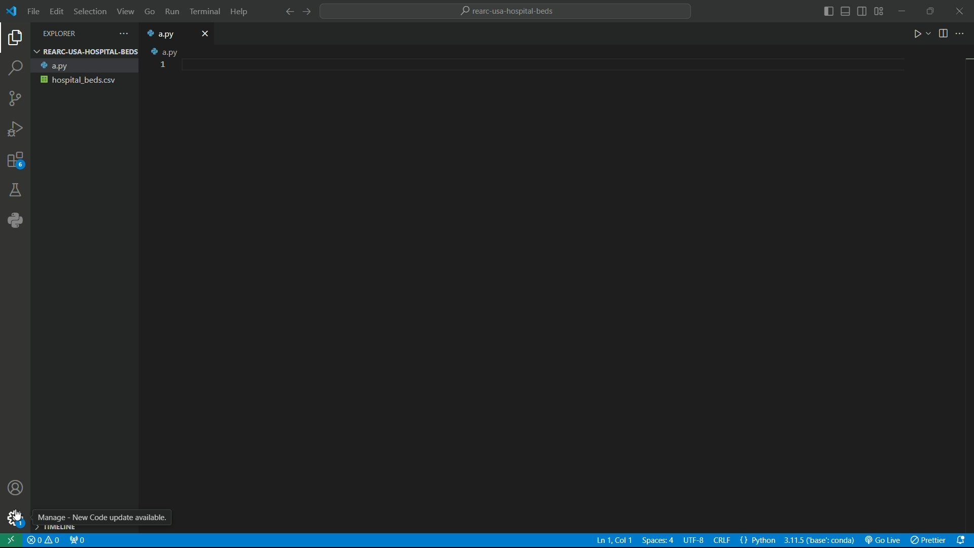 The height and width of the screenshot is (548, 974). What do you see at coordinates (819, 540) in the screenshot?
I see `3.11.5 ('base':conda)` at bounding box center [819, 540].